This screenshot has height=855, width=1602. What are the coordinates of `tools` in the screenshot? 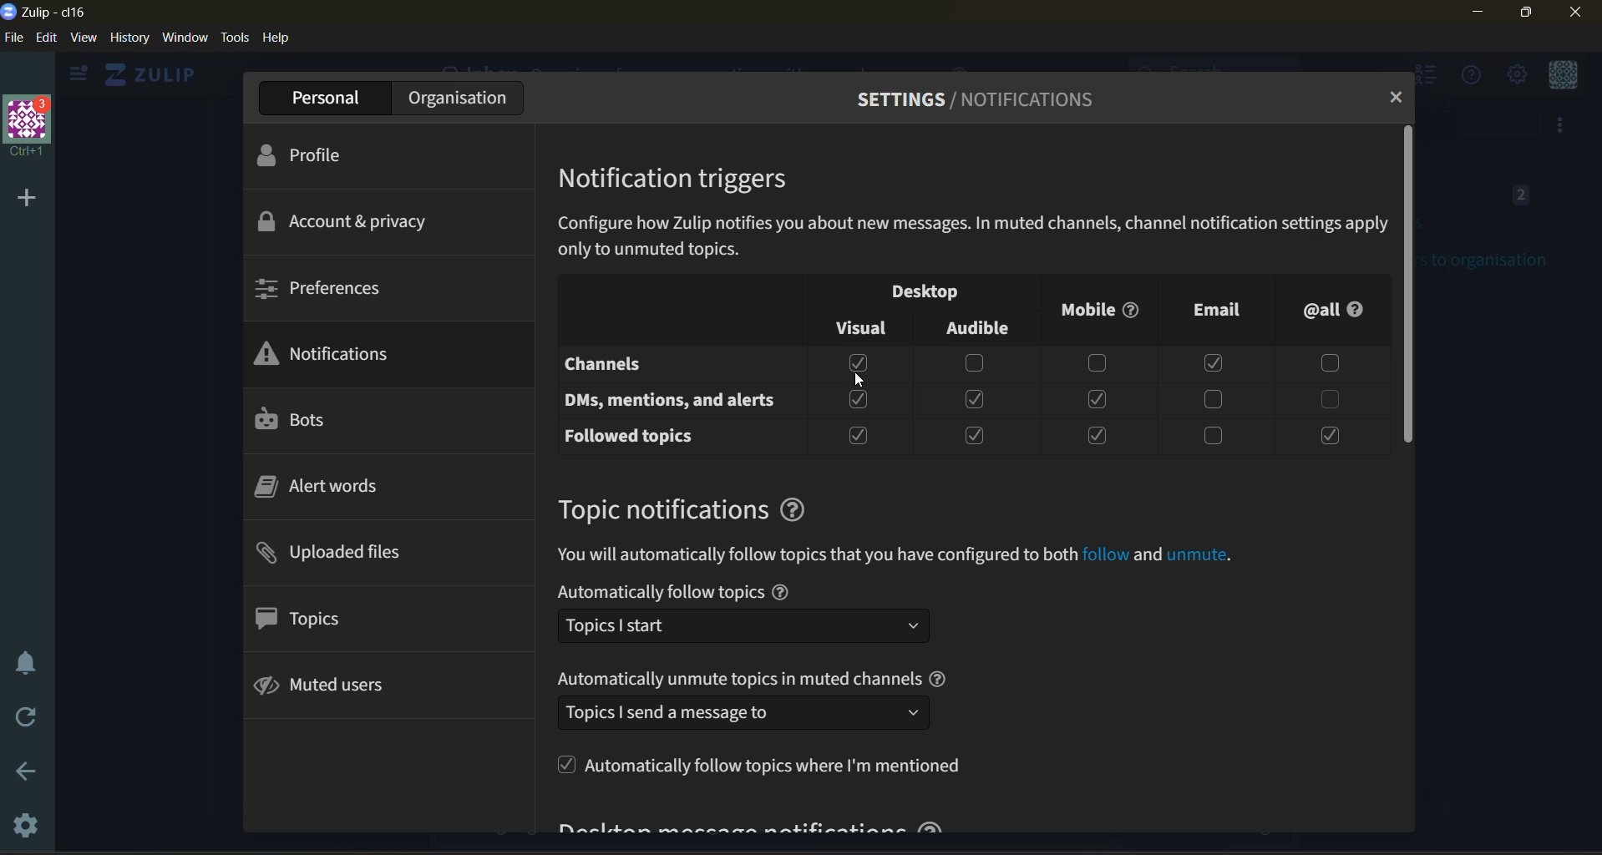 It's located at (236, 38).